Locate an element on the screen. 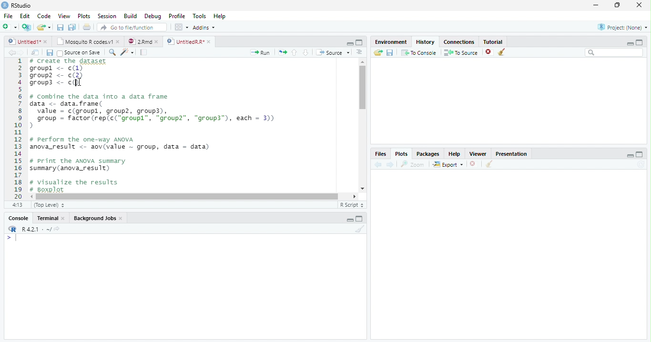  Console is located at coordinates (18, 219).